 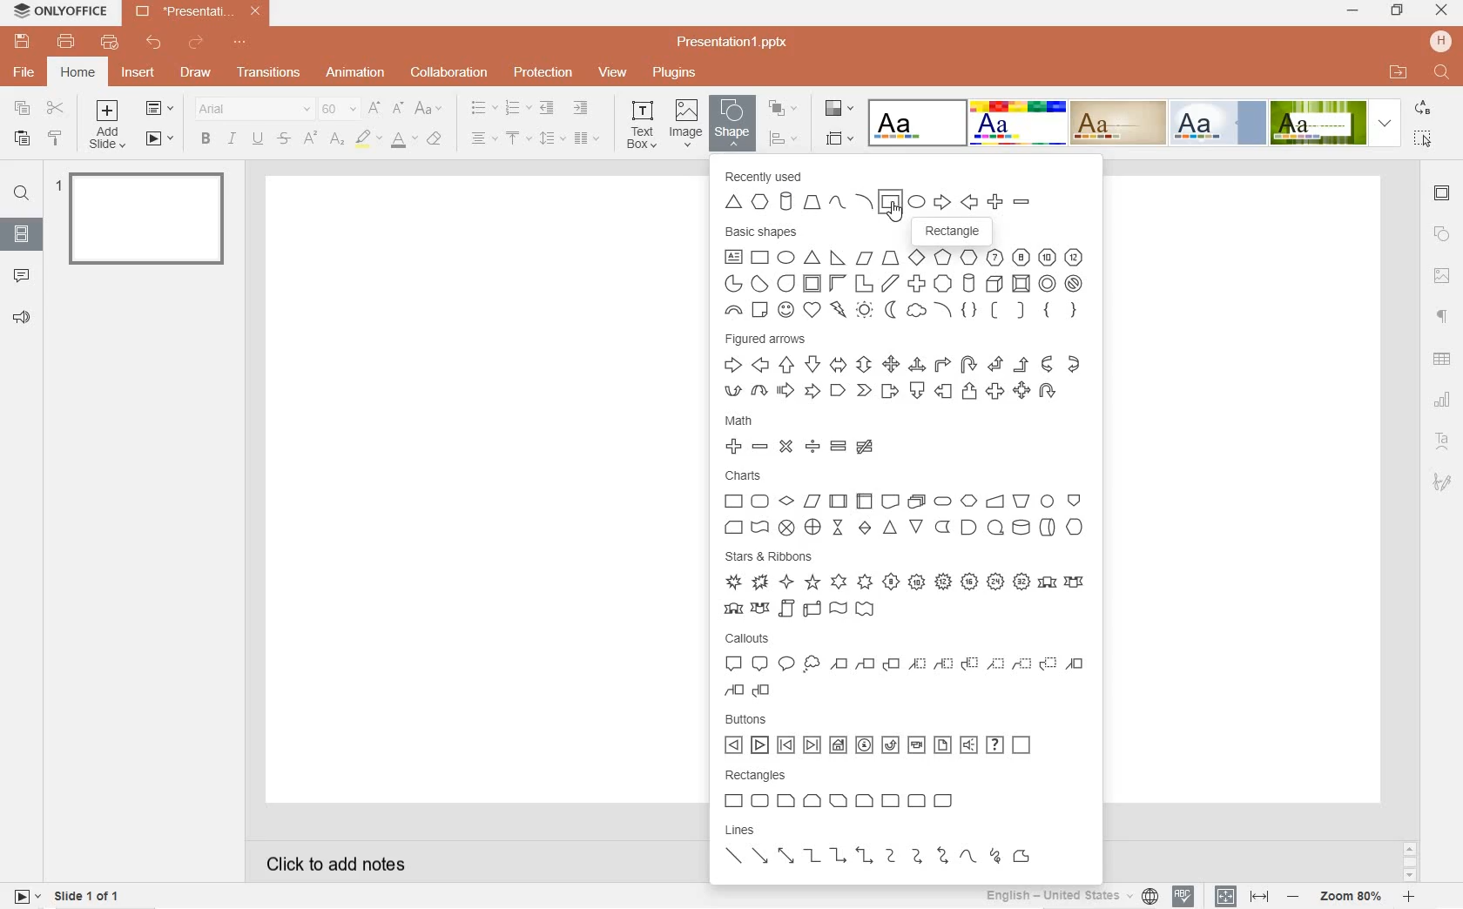 I want to click on lines, so click(x=735, y=831).